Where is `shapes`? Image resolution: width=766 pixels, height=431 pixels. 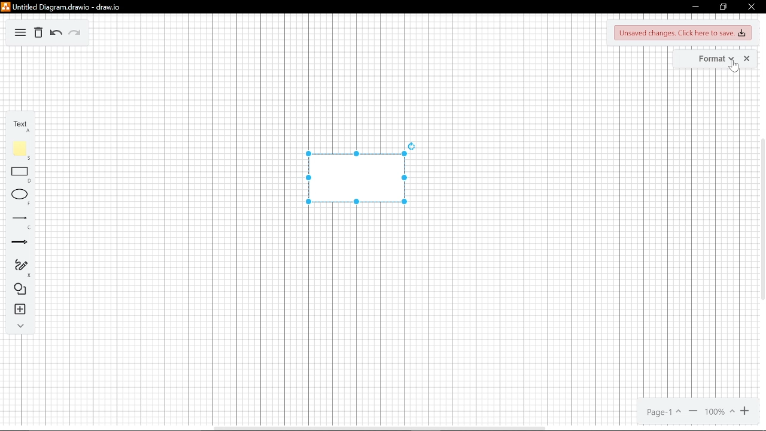
shapes is located at coordinates (19, 289).